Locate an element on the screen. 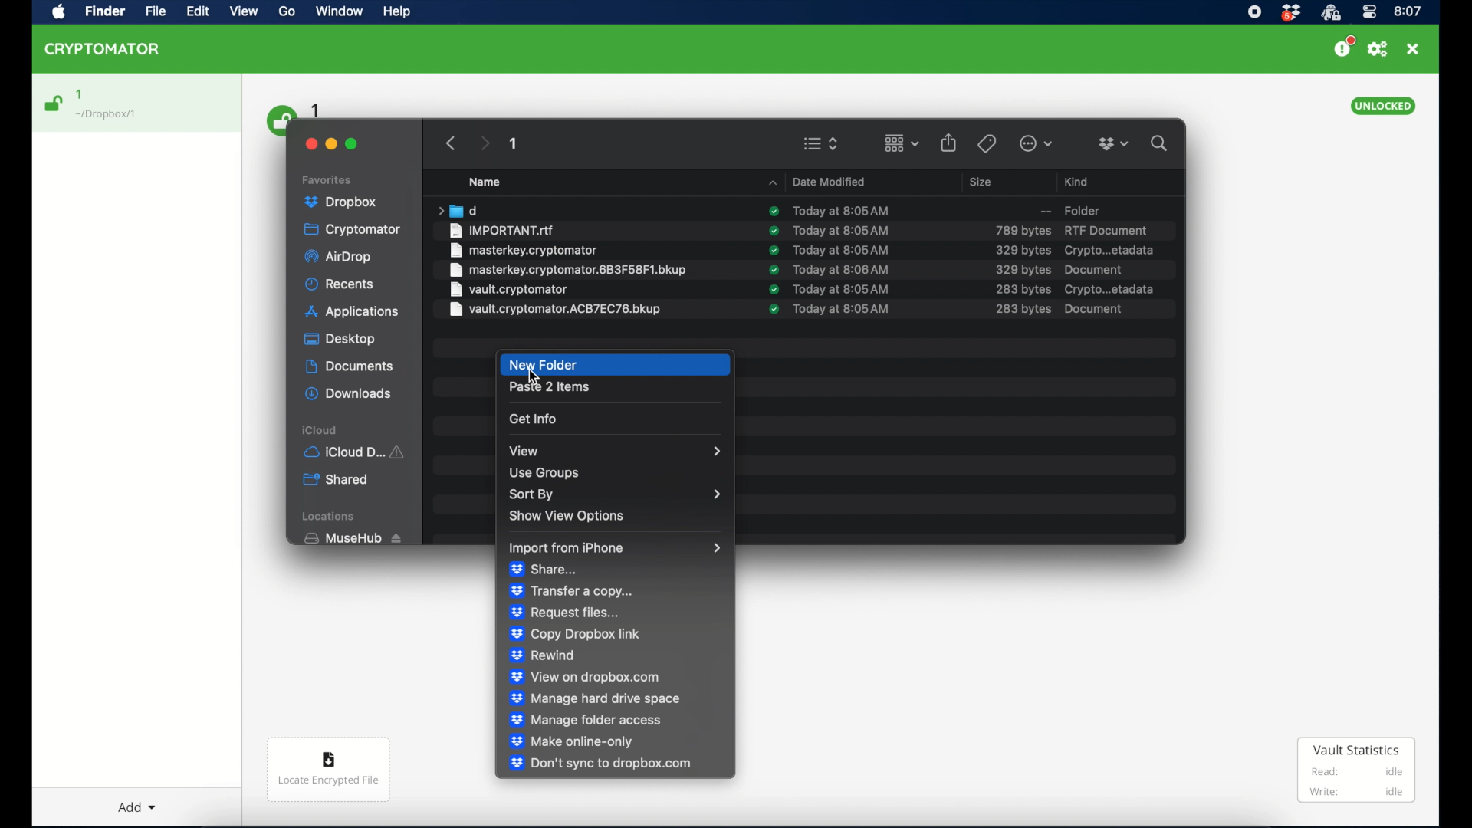 Image resolution: width=1472 pixels, height=828 pixels. Find is located at coordinates (108, 12).